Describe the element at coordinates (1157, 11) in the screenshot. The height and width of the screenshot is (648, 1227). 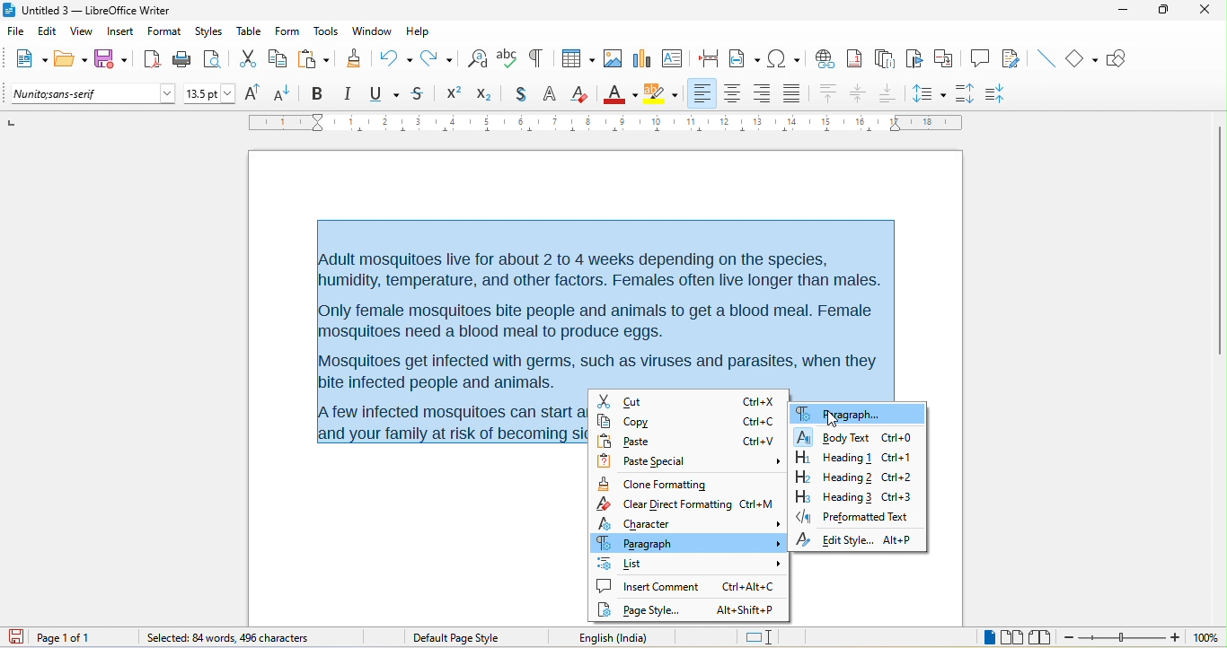
I see `maximize` at that location.